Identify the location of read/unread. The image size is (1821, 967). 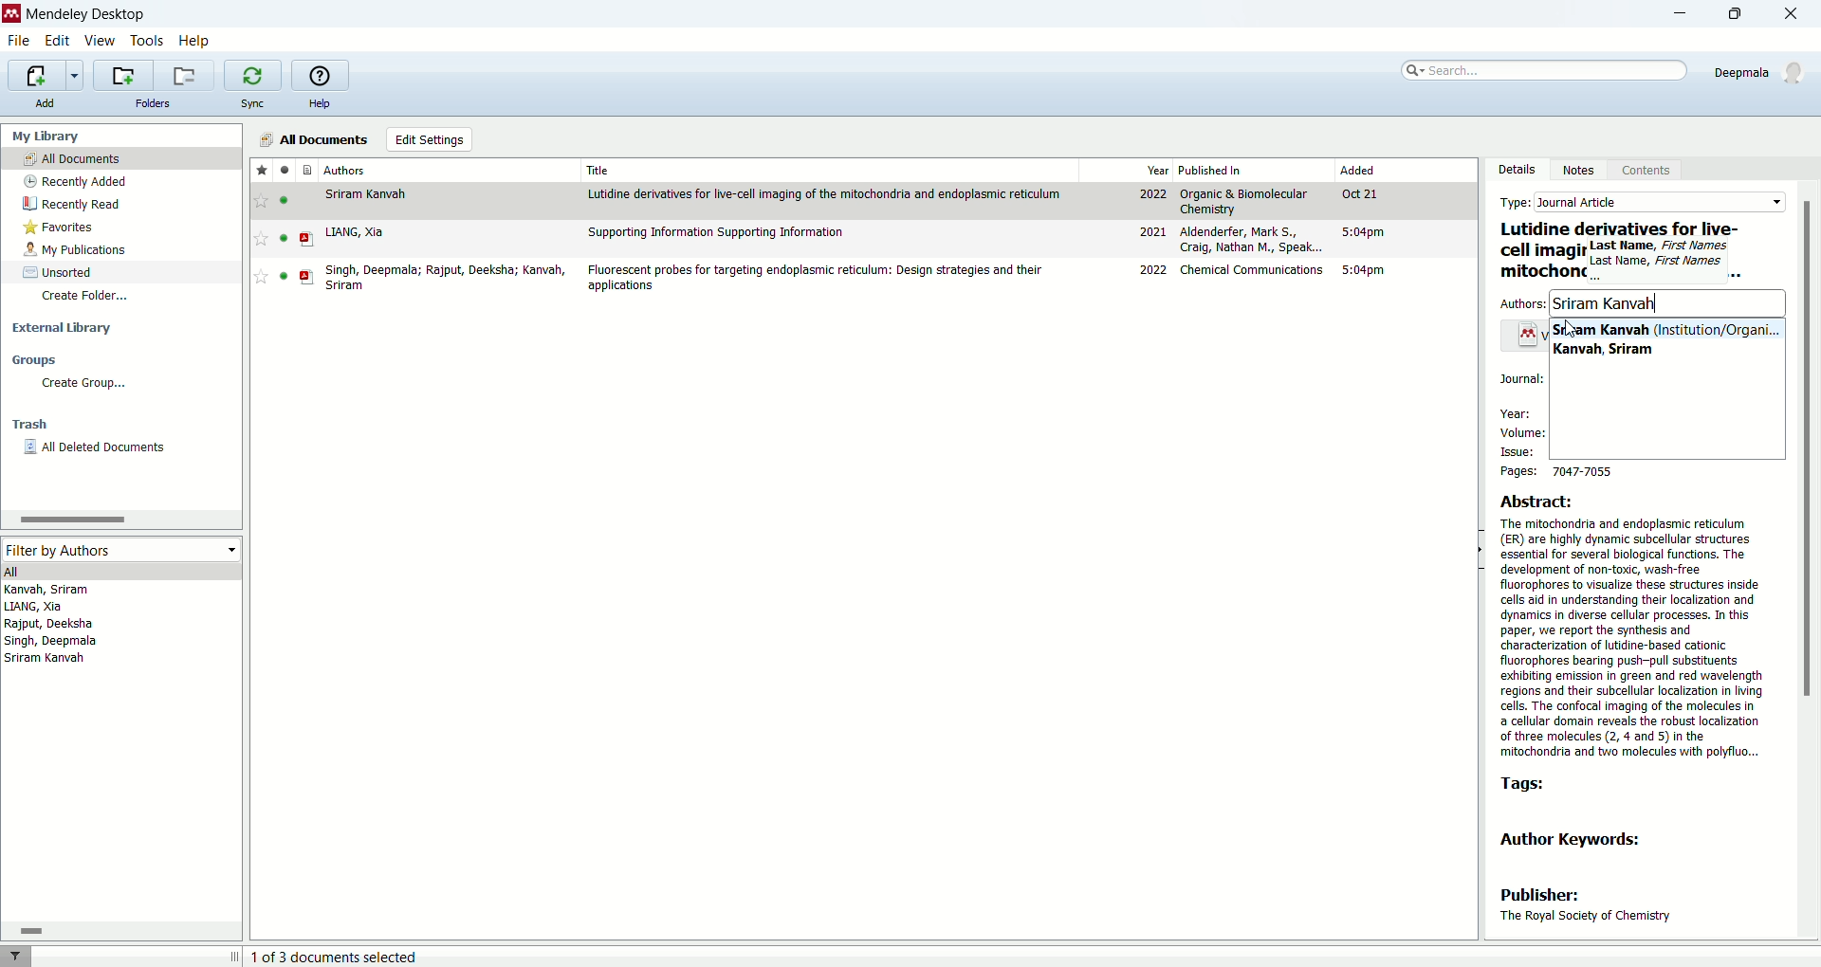
(288, 200).